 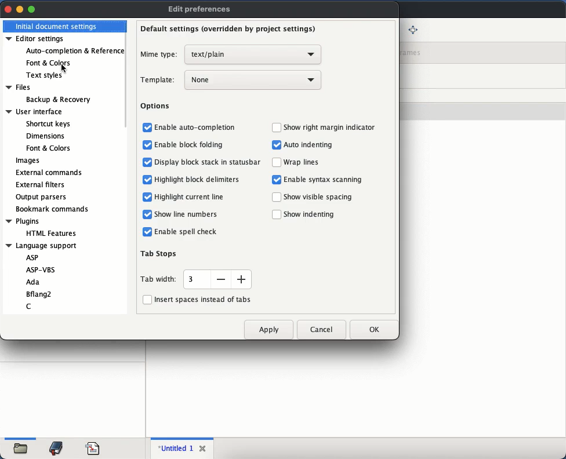 I want to click on Files, so click(x=19, y=87).